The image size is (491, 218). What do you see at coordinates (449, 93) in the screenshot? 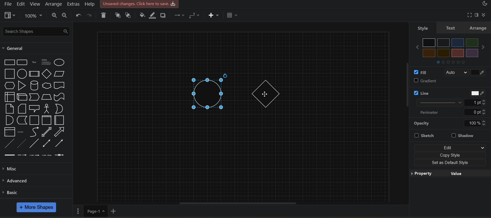
I see `line` at bounding box center [449, 93].